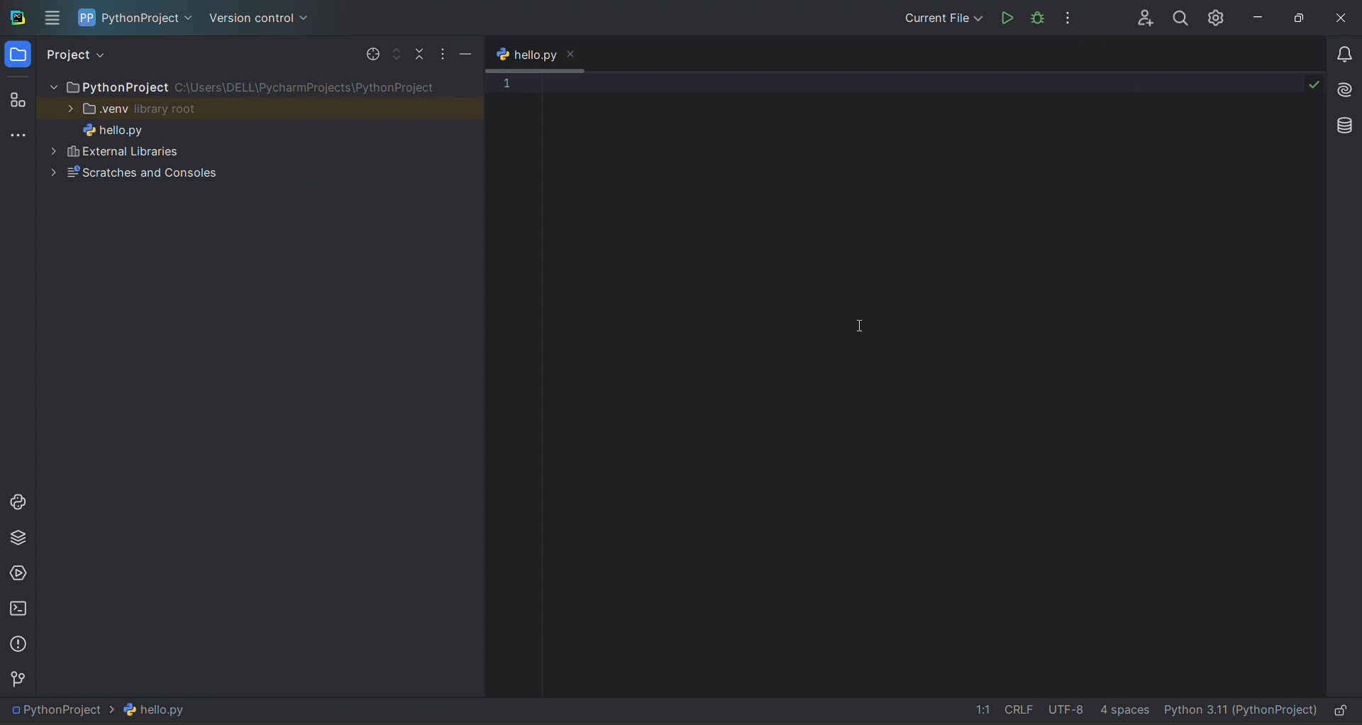 The height and width of the screenshot is (725, 1362). What do you see at coordinates (1263, 17) in the screenshot?
I see `minimize` at bounding box center [1263, 17].